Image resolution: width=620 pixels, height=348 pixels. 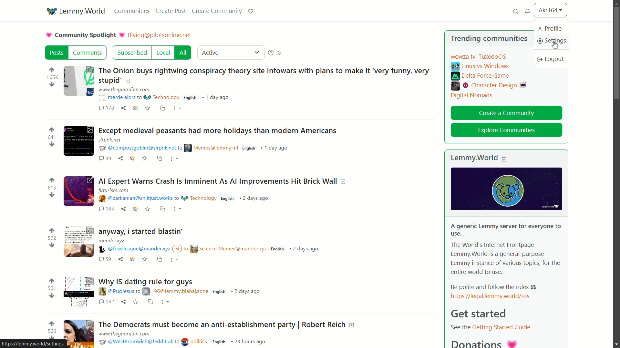 I want to click on post details, so click(x=198, y=143).